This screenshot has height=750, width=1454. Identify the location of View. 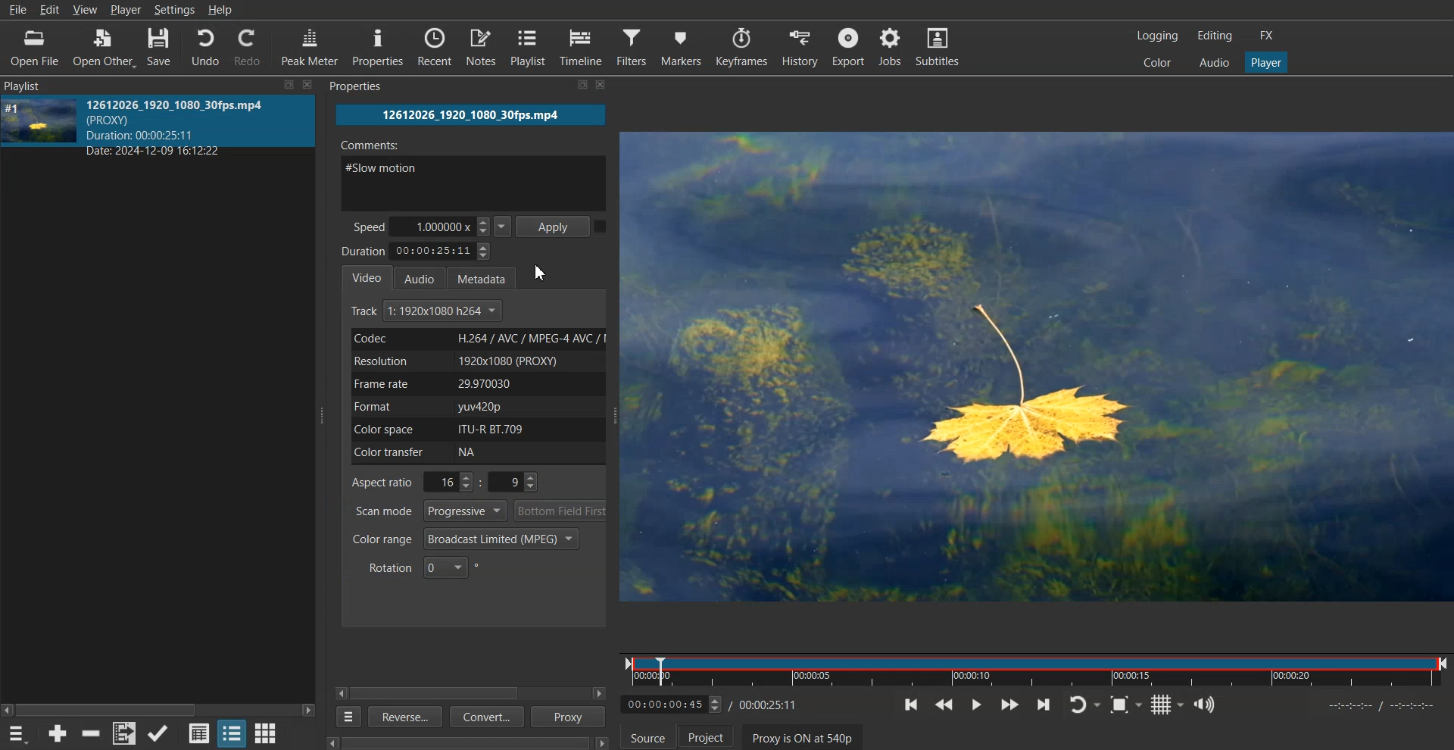
(86, 11).